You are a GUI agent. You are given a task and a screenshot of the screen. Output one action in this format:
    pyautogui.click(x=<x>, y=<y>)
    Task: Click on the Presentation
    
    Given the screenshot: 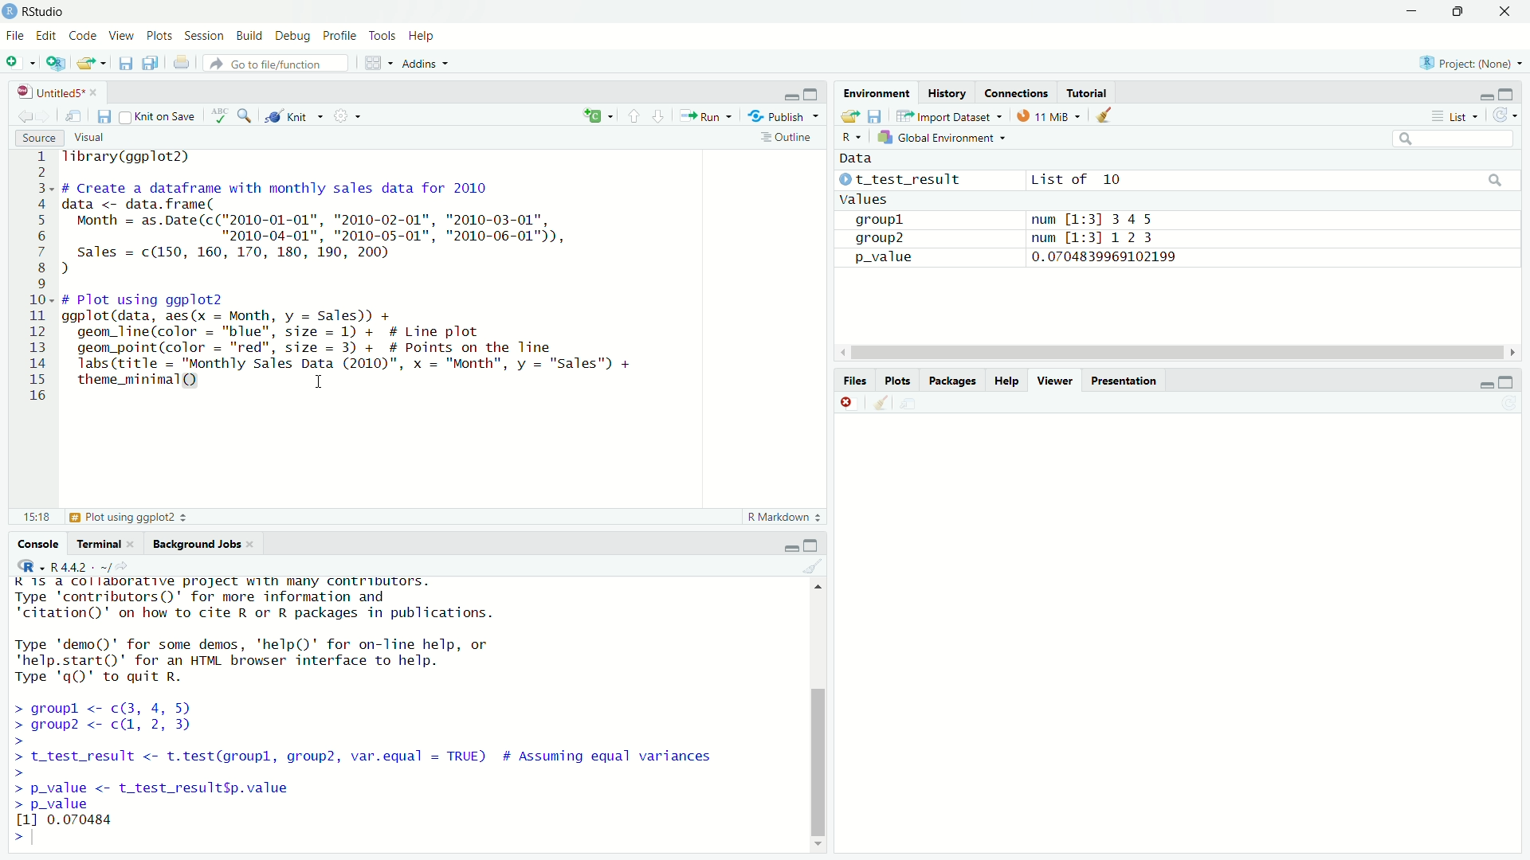 What is the action you would take?
    pyautogui.click(x=1125, y=379)
    